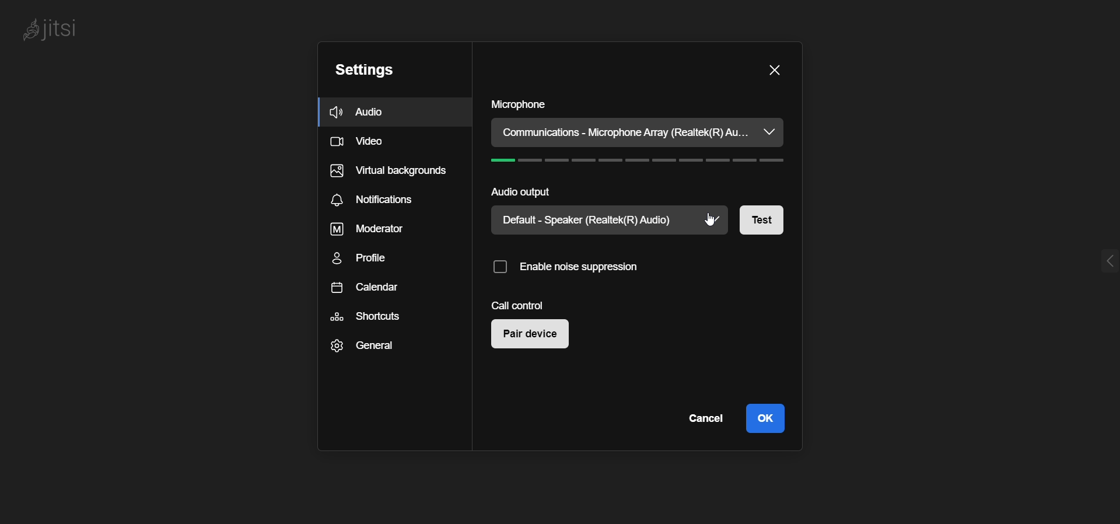 The image size is (1120, 524). Describe the element at coordinates (624, 133) in the screenshot. I see `current microphone` at that location.